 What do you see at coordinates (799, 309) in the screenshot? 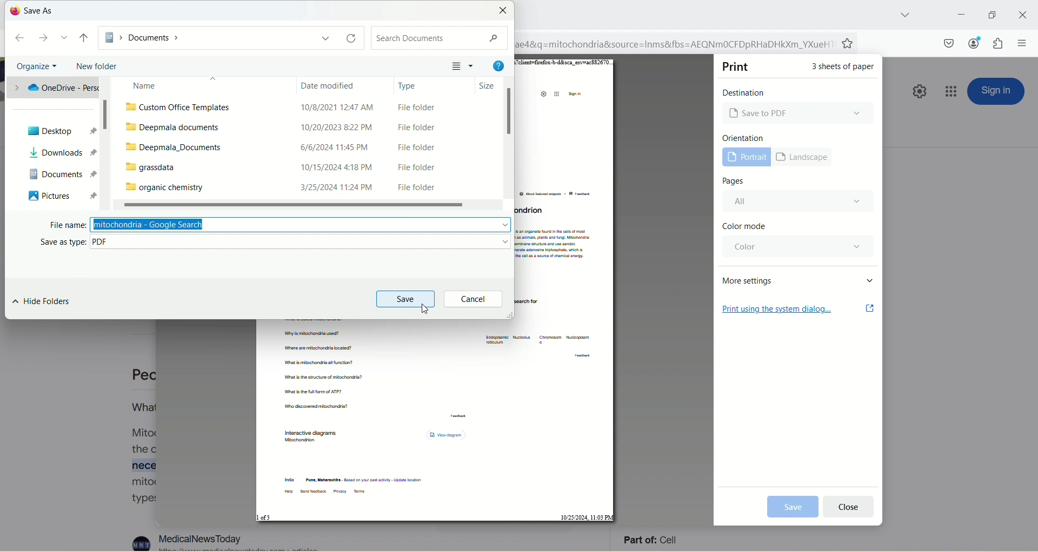
I see `print using the system dialog` at bounding box center [799, 309].